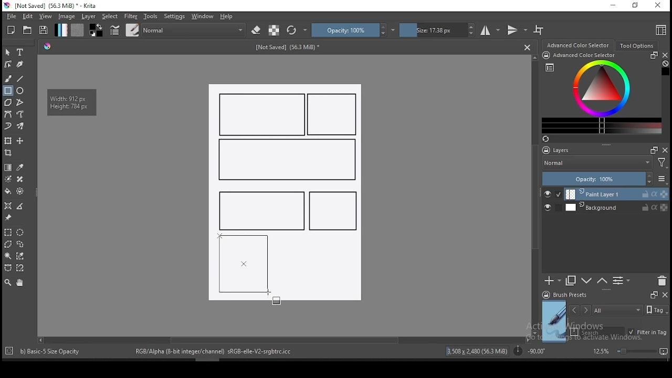 This screenshot has height=378, width=672. What do you see at coordinates (8, 282) in the screenshot?
I see `zoom tool` at bounding box center [8, 282].